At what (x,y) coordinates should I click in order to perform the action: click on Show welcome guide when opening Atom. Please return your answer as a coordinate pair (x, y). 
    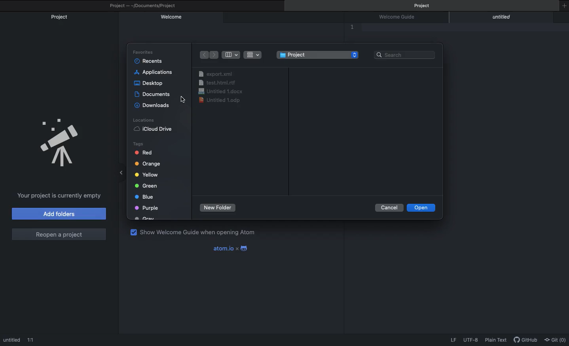
    Looking at the image, I should click on (195, 232).